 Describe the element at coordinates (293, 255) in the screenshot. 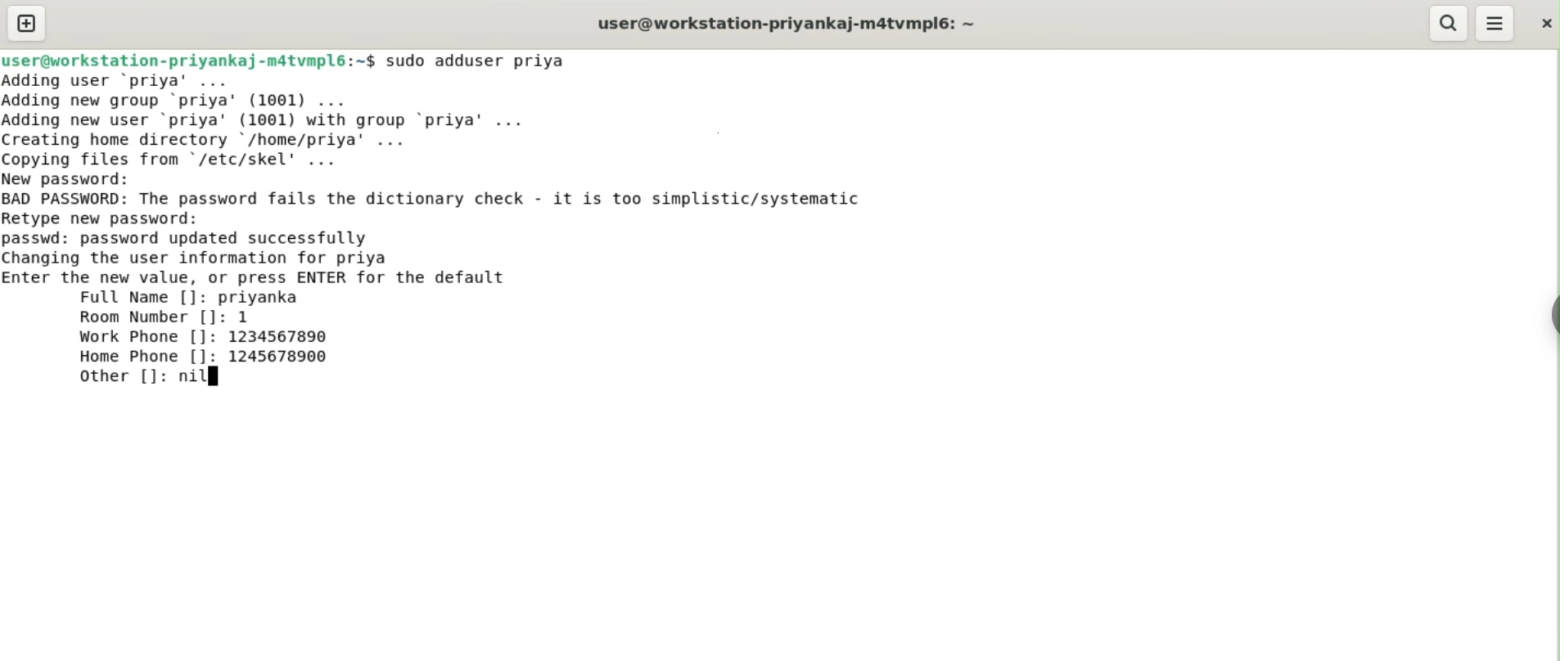

I see `passwd: password updated successfully    changing the user information for priya  enter the new value, or press ENTER for default value` at that location.